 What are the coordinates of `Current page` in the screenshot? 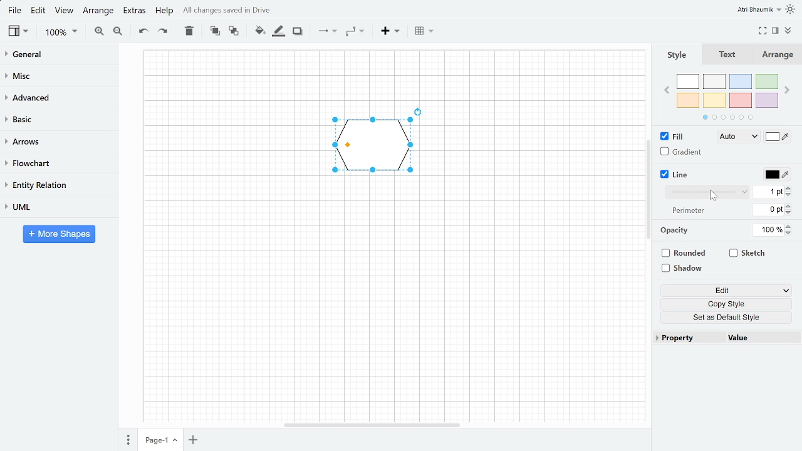 It's located at (160, 440).